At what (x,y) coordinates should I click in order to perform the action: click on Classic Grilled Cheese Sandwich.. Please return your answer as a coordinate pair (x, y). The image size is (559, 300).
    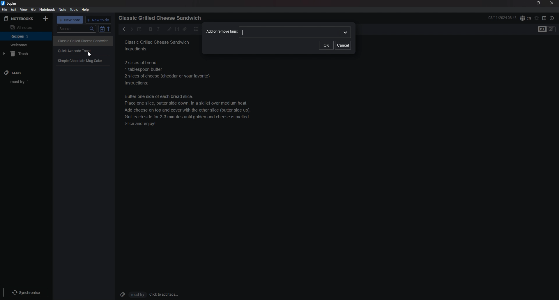
    Looking at the image, I should click on (188, 97).